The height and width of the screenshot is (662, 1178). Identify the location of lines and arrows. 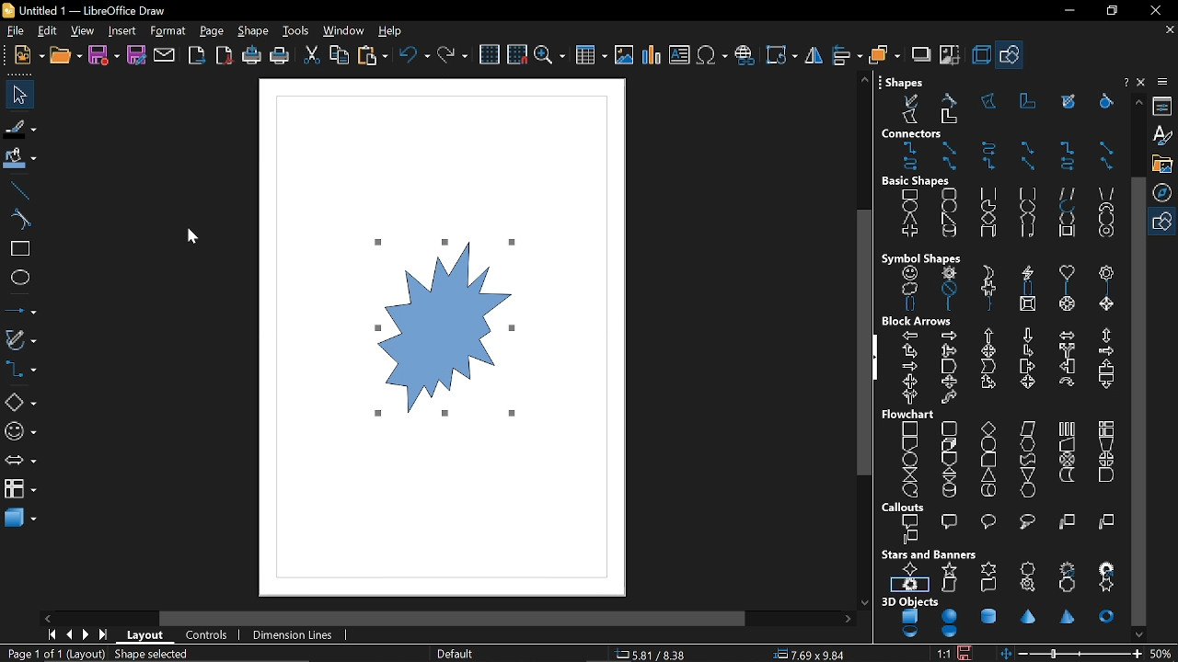
(20, 308).